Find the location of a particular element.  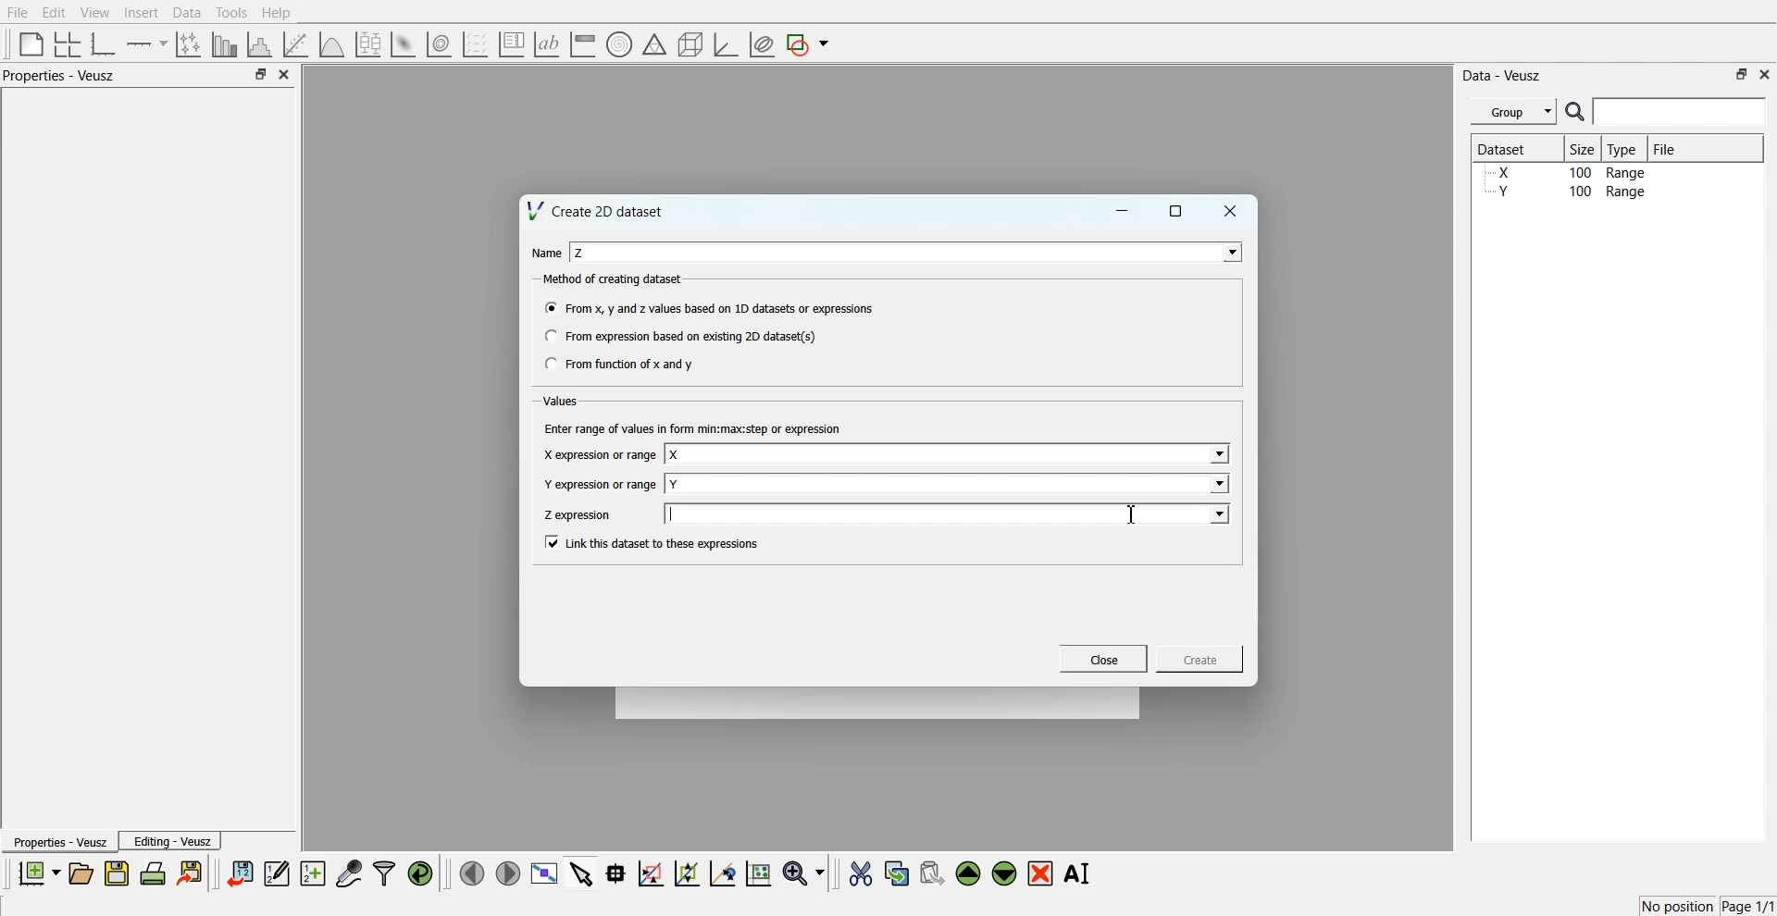

From function of x and y is located at coordinates (621, 363).